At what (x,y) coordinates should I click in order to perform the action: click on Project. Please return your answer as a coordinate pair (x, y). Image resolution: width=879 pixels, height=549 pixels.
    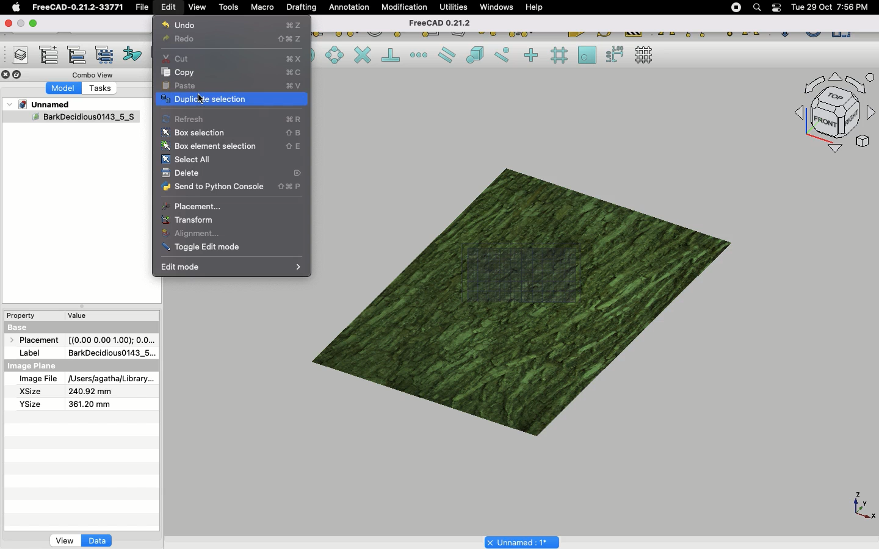
    Looking at the image, I should click on (45, 104).